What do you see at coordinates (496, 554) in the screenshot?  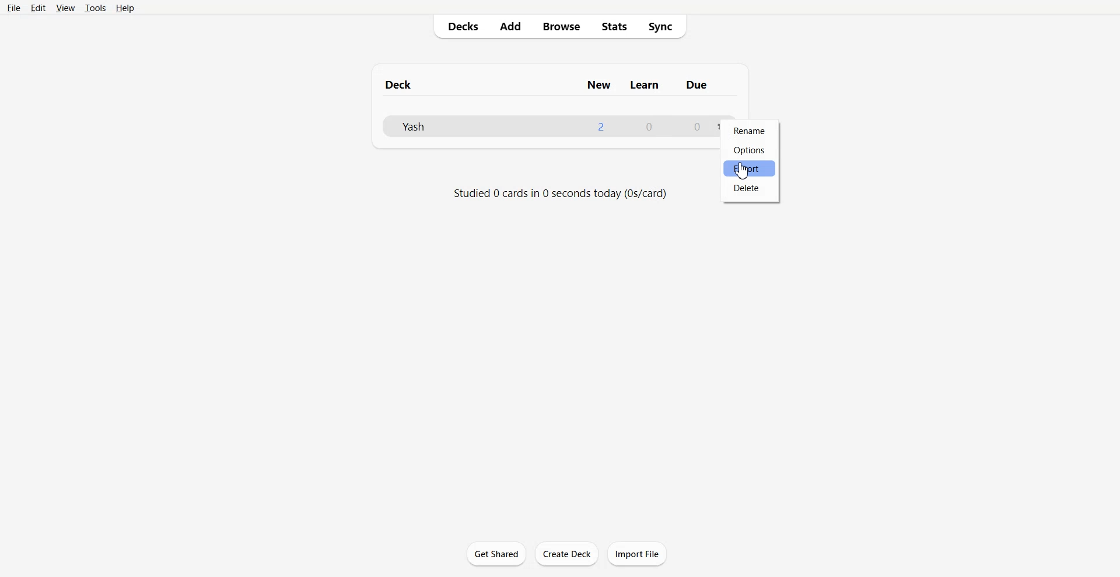 I see `Get Shared` at bounding box center [496, 554].